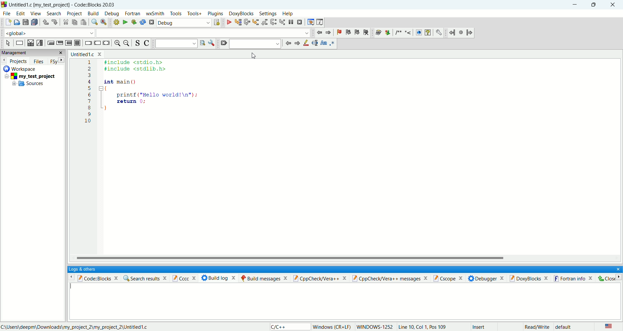 The width and height of the screenshot is (623, 331). I want to click on exit condition loop, so click(59, 43).